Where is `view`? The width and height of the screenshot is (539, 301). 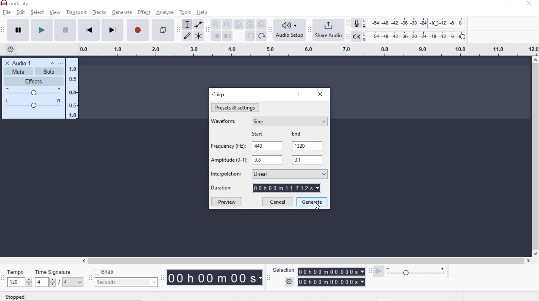
view is located at coordinates (55, 12).